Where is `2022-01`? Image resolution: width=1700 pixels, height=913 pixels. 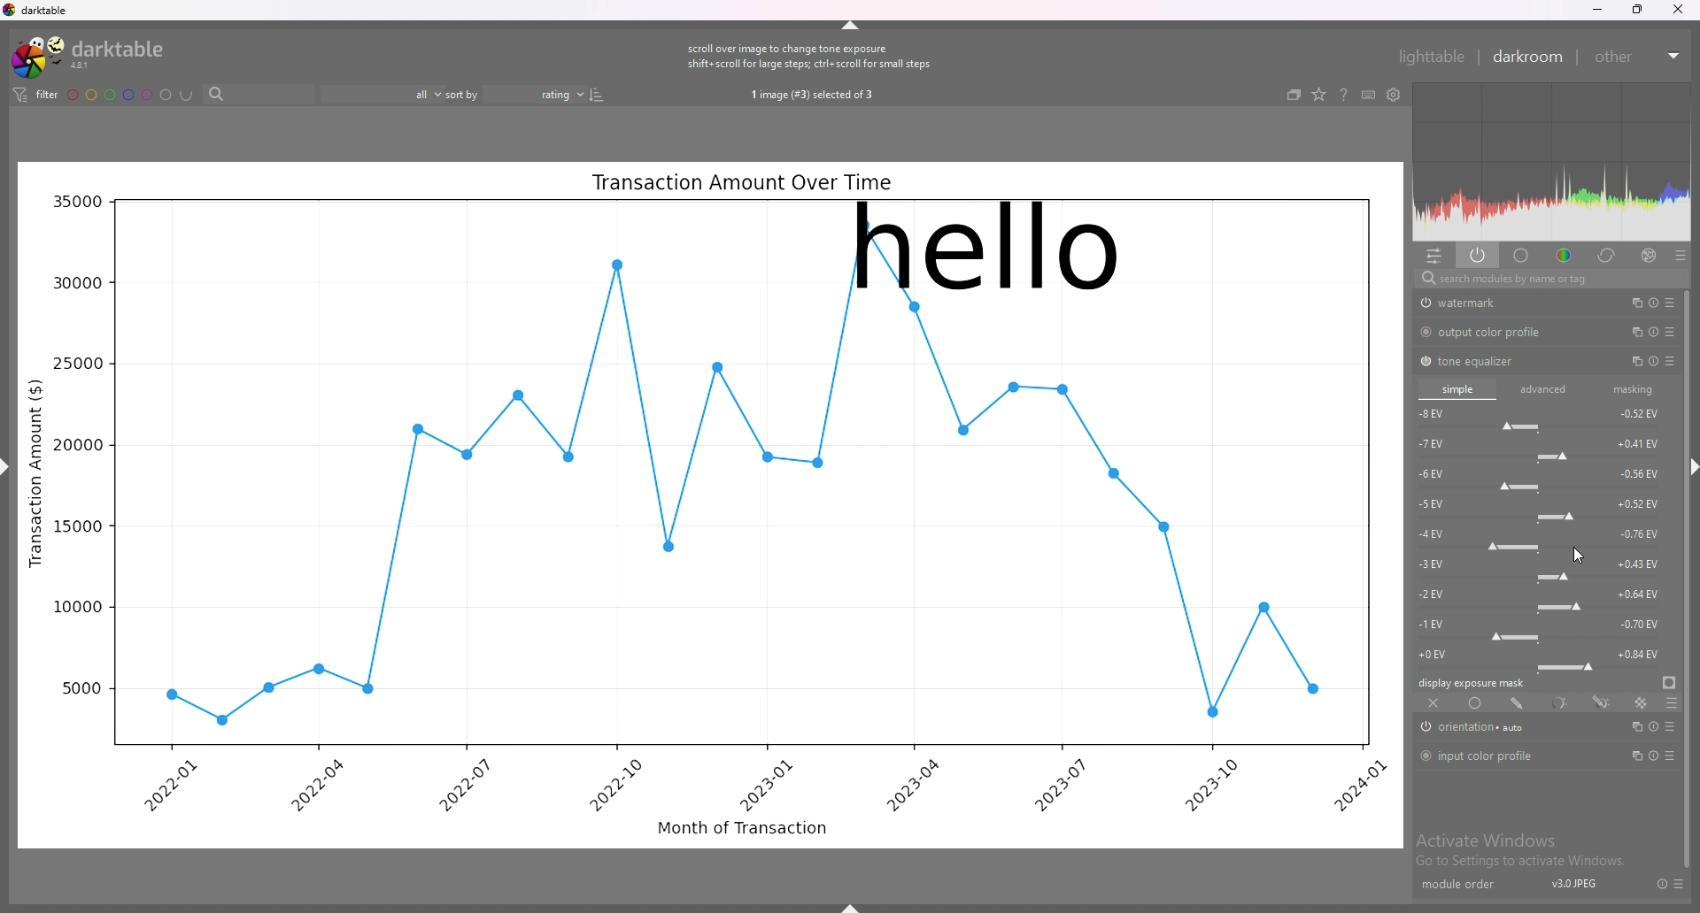
2022-01 is located at coordinates (177, 786).